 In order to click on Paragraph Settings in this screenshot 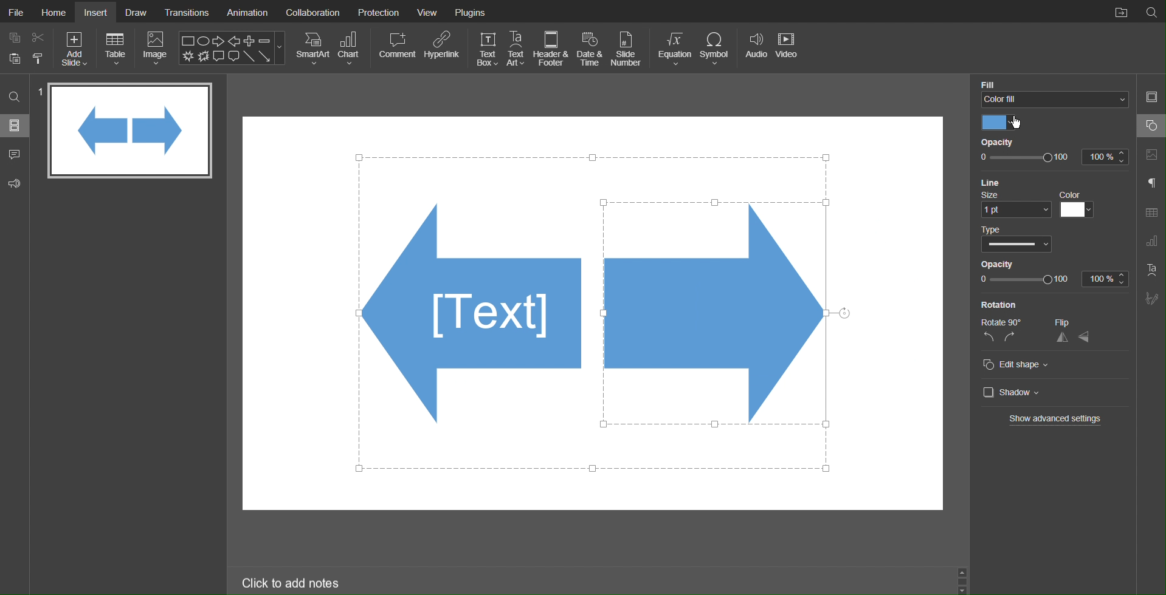, I will do `click(1151, 183)`.